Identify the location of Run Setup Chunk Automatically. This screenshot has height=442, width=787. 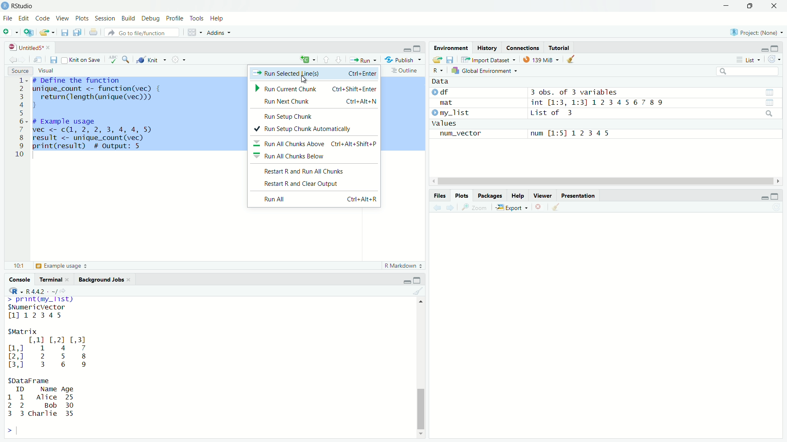
(300, 128).